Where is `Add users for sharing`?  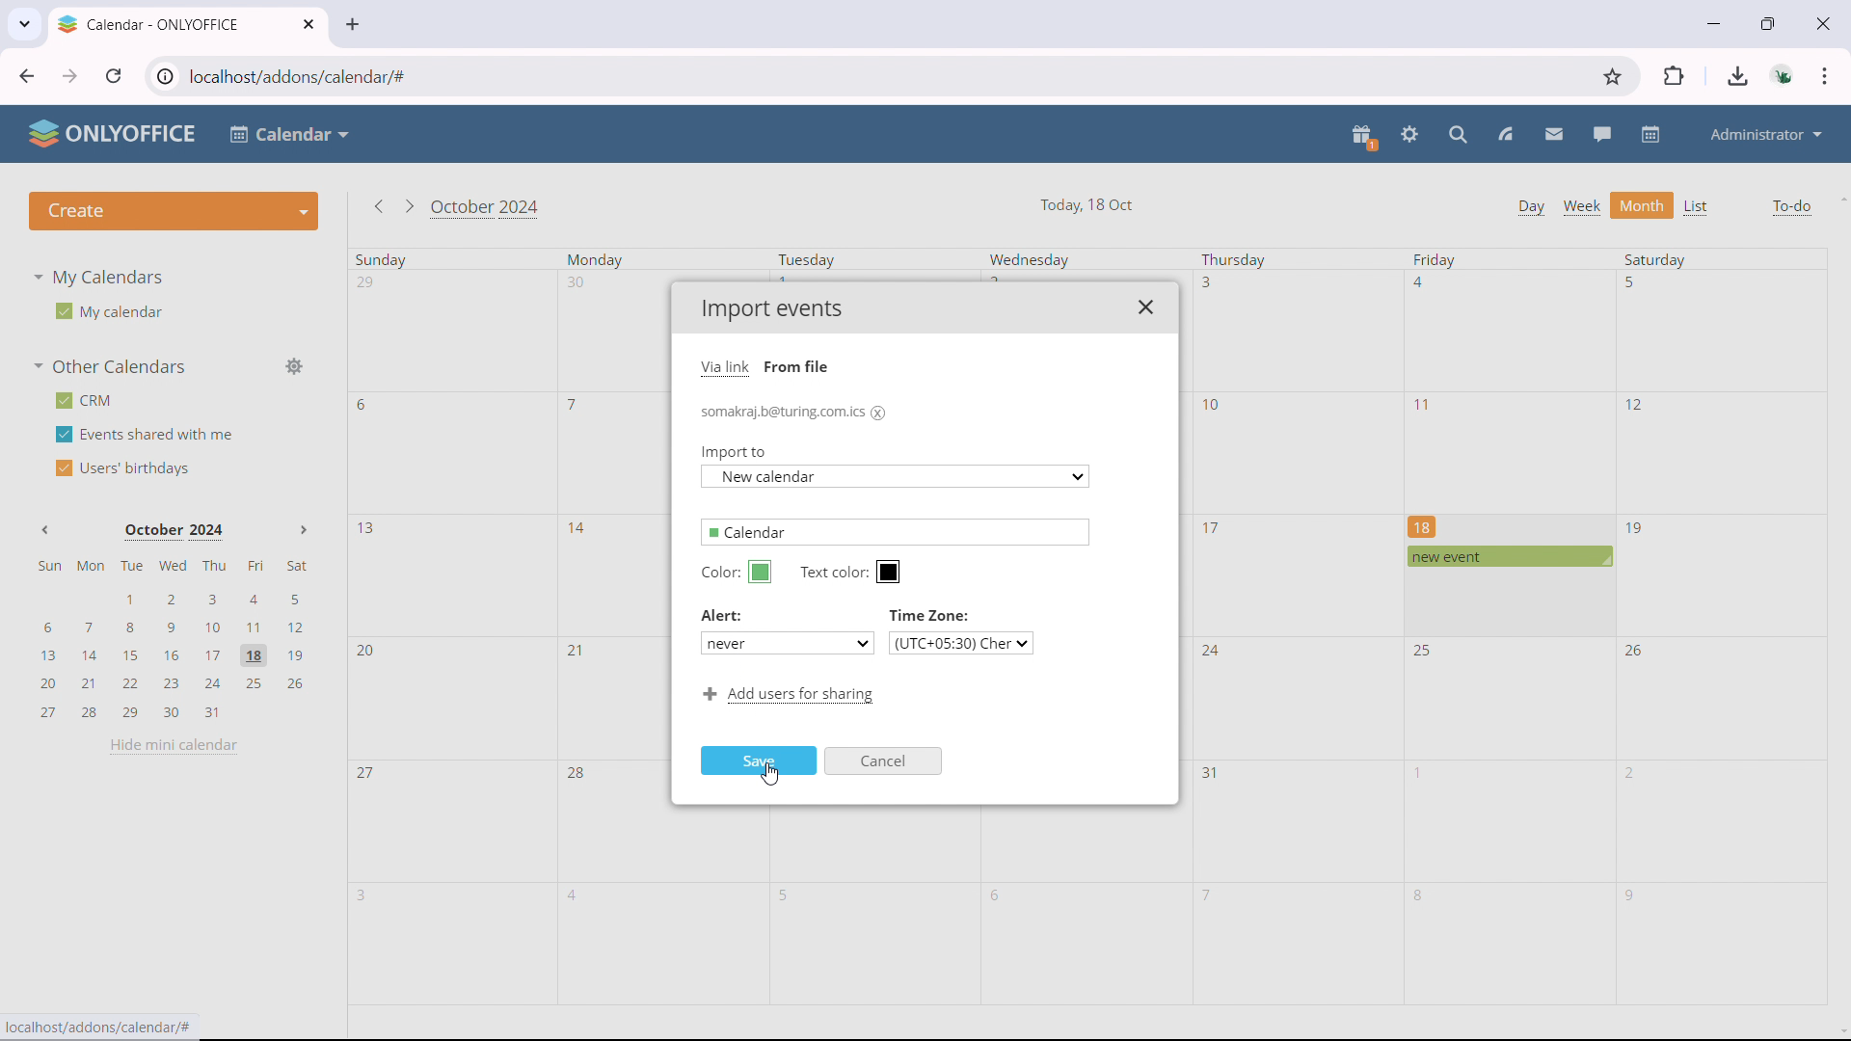 Add users for sharing is located at coordinates (785, 698).